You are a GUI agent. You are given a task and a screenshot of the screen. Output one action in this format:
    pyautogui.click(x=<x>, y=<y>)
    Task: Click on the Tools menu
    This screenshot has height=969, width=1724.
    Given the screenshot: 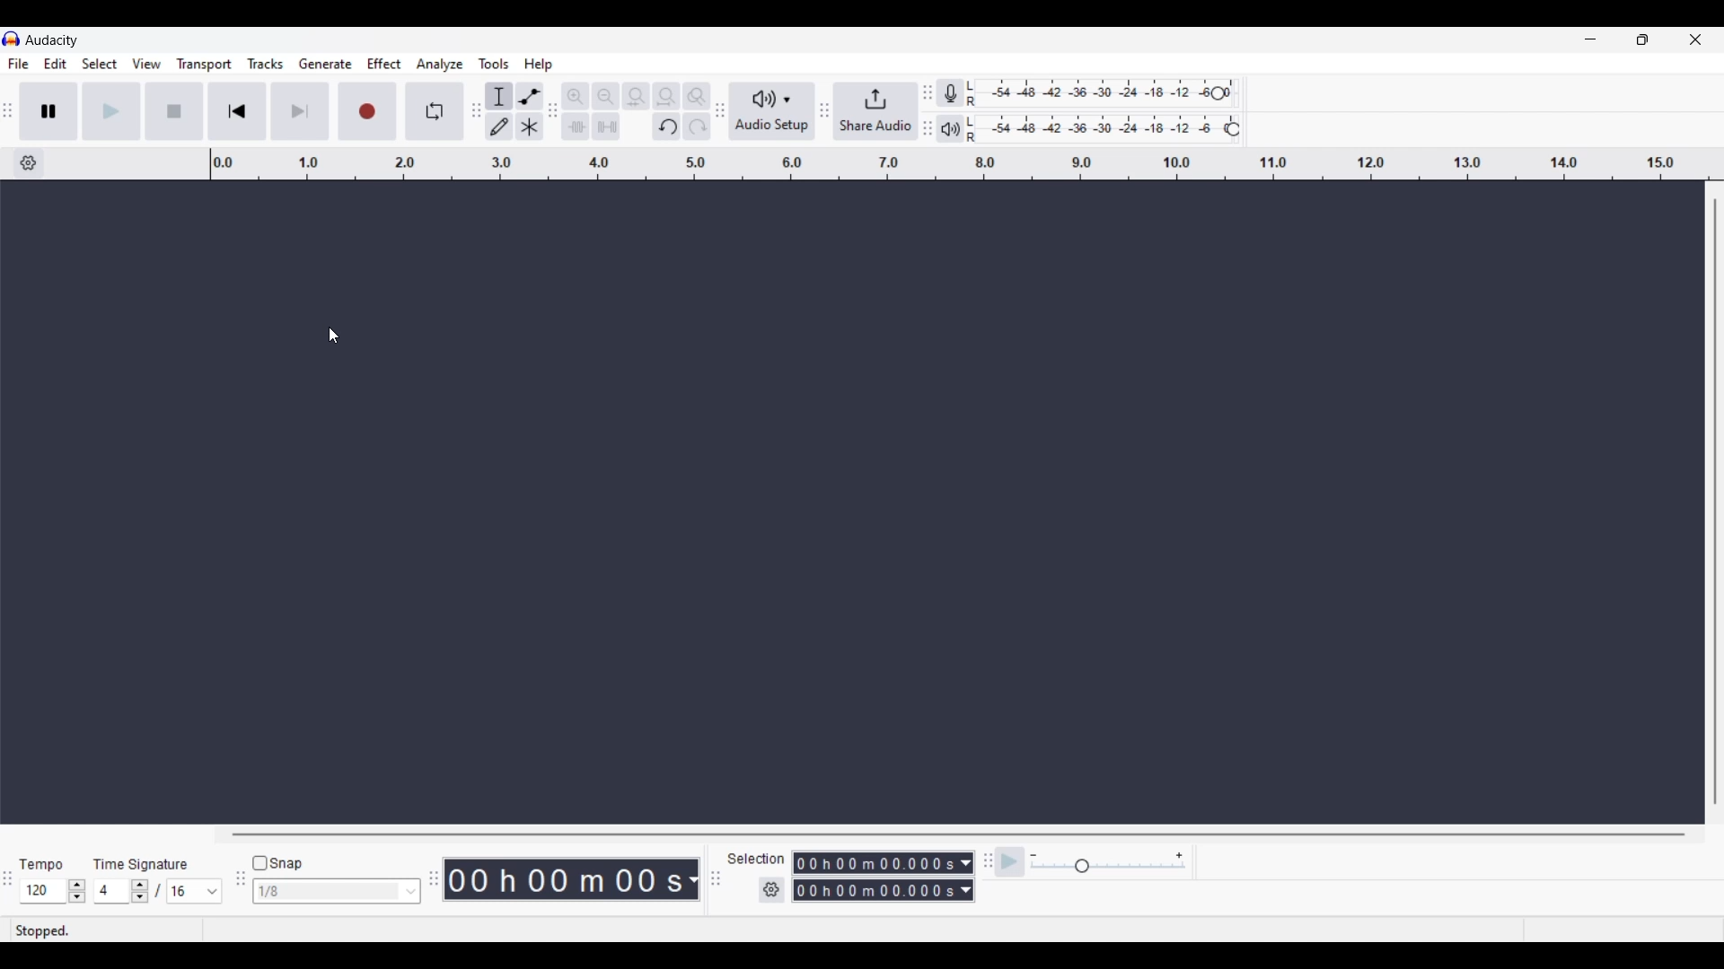 What is the action you would take?
    pyautogui.click(x=494, y=64)
    